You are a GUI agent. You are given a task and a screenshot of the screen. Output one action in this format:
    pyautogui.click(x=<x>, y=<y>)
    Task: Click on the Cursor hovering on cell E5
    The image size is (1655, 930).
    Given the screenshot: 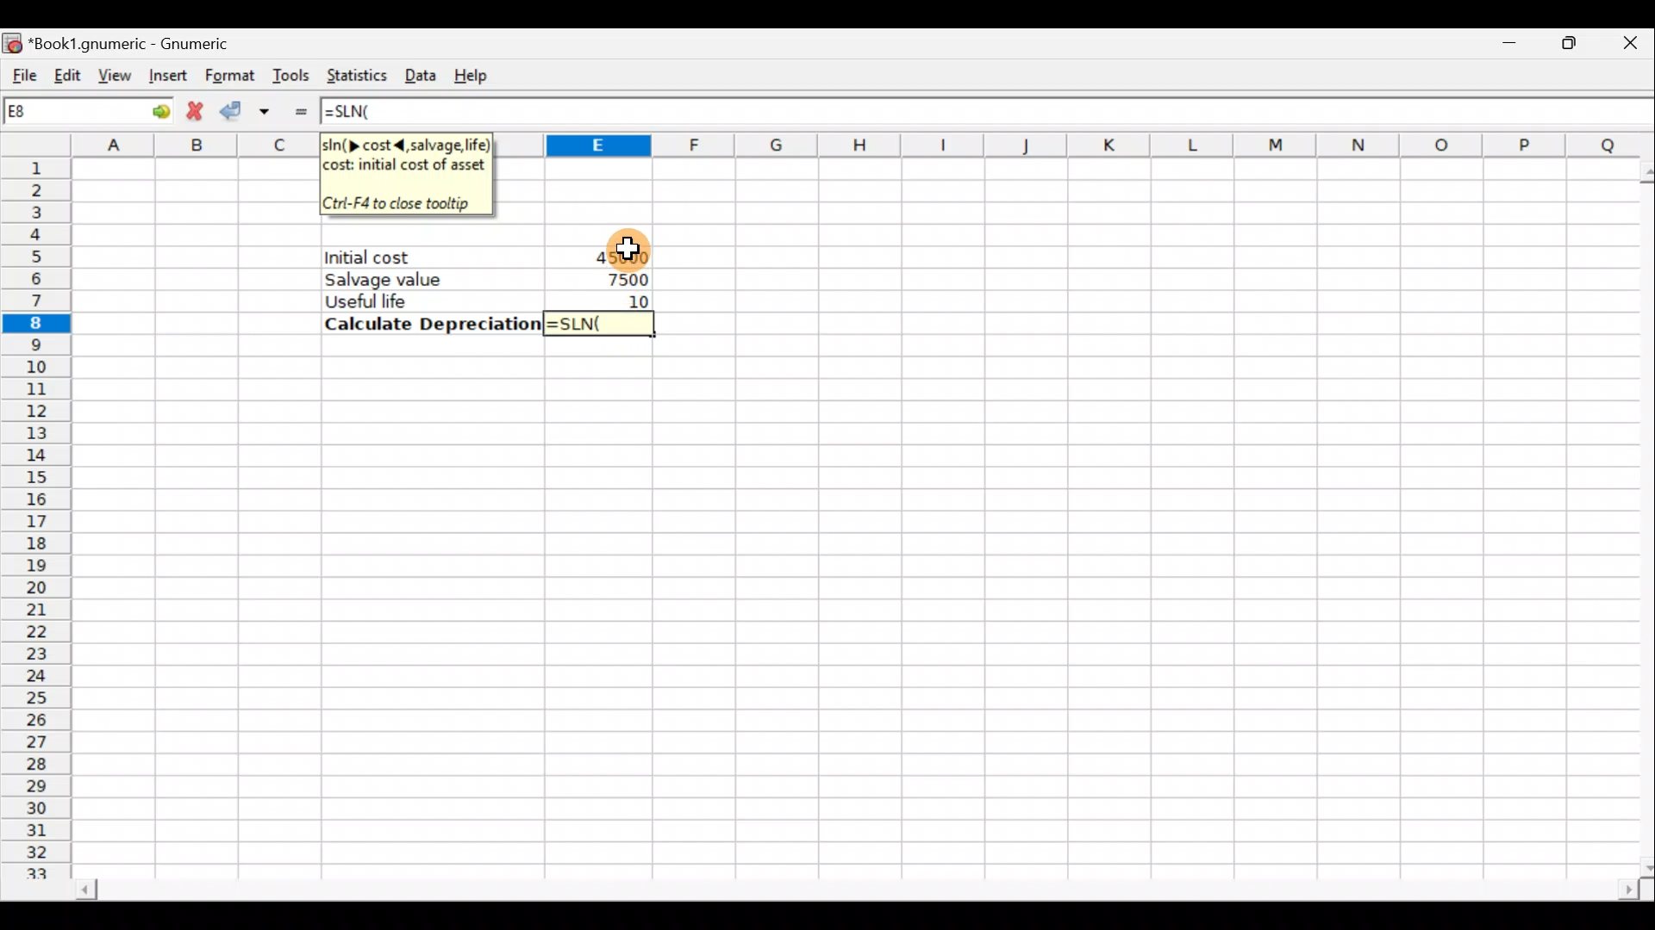 What is the action you would take?
    pyautogui.click(x=621, y=247)
    